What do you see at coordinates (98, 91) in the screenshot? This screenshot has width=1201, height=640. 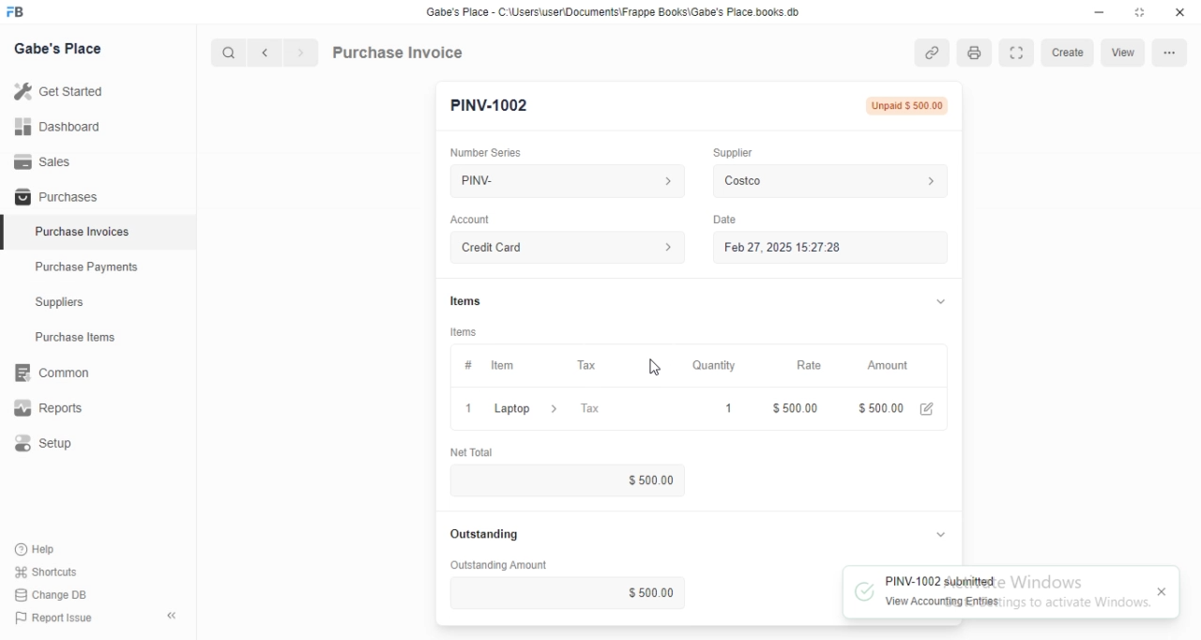 I see `Get Started` at bounding box center [98, 91].